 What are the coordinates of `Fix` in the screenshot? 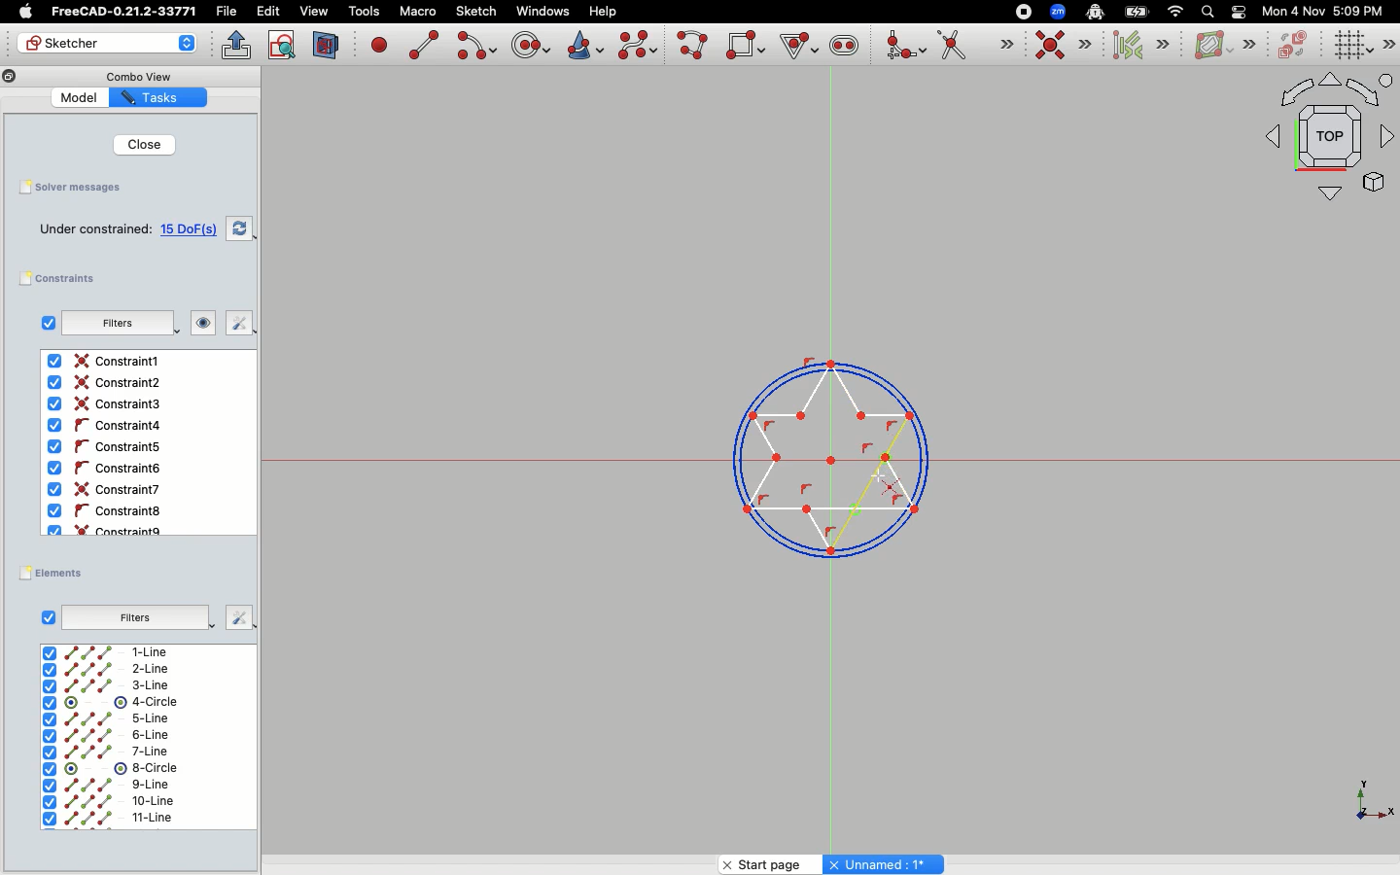 It's located at (232, 616).